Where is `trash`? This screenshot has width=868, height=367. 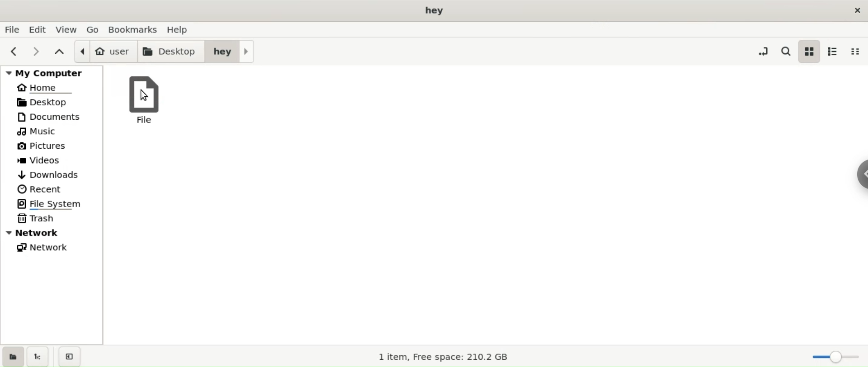
trash is located at coordinates (52, 219).